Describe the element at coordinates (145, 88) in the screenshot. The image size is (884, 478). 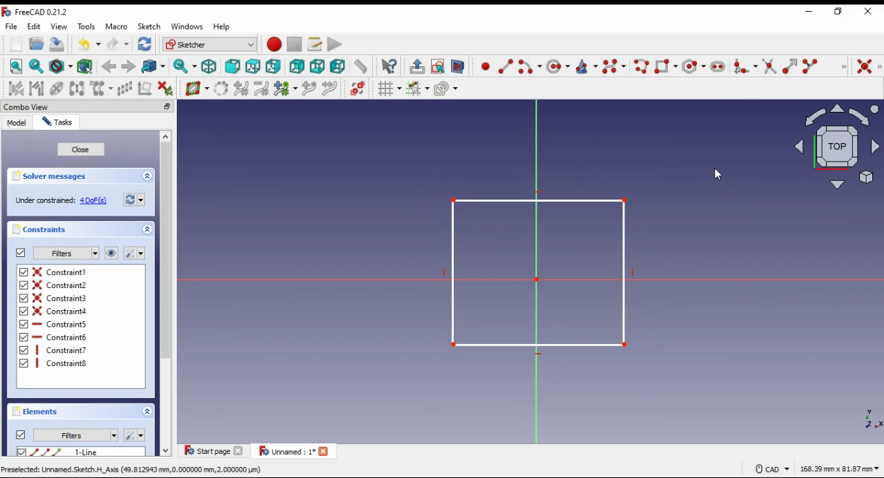
I see `remove all axes alignment` at that location.